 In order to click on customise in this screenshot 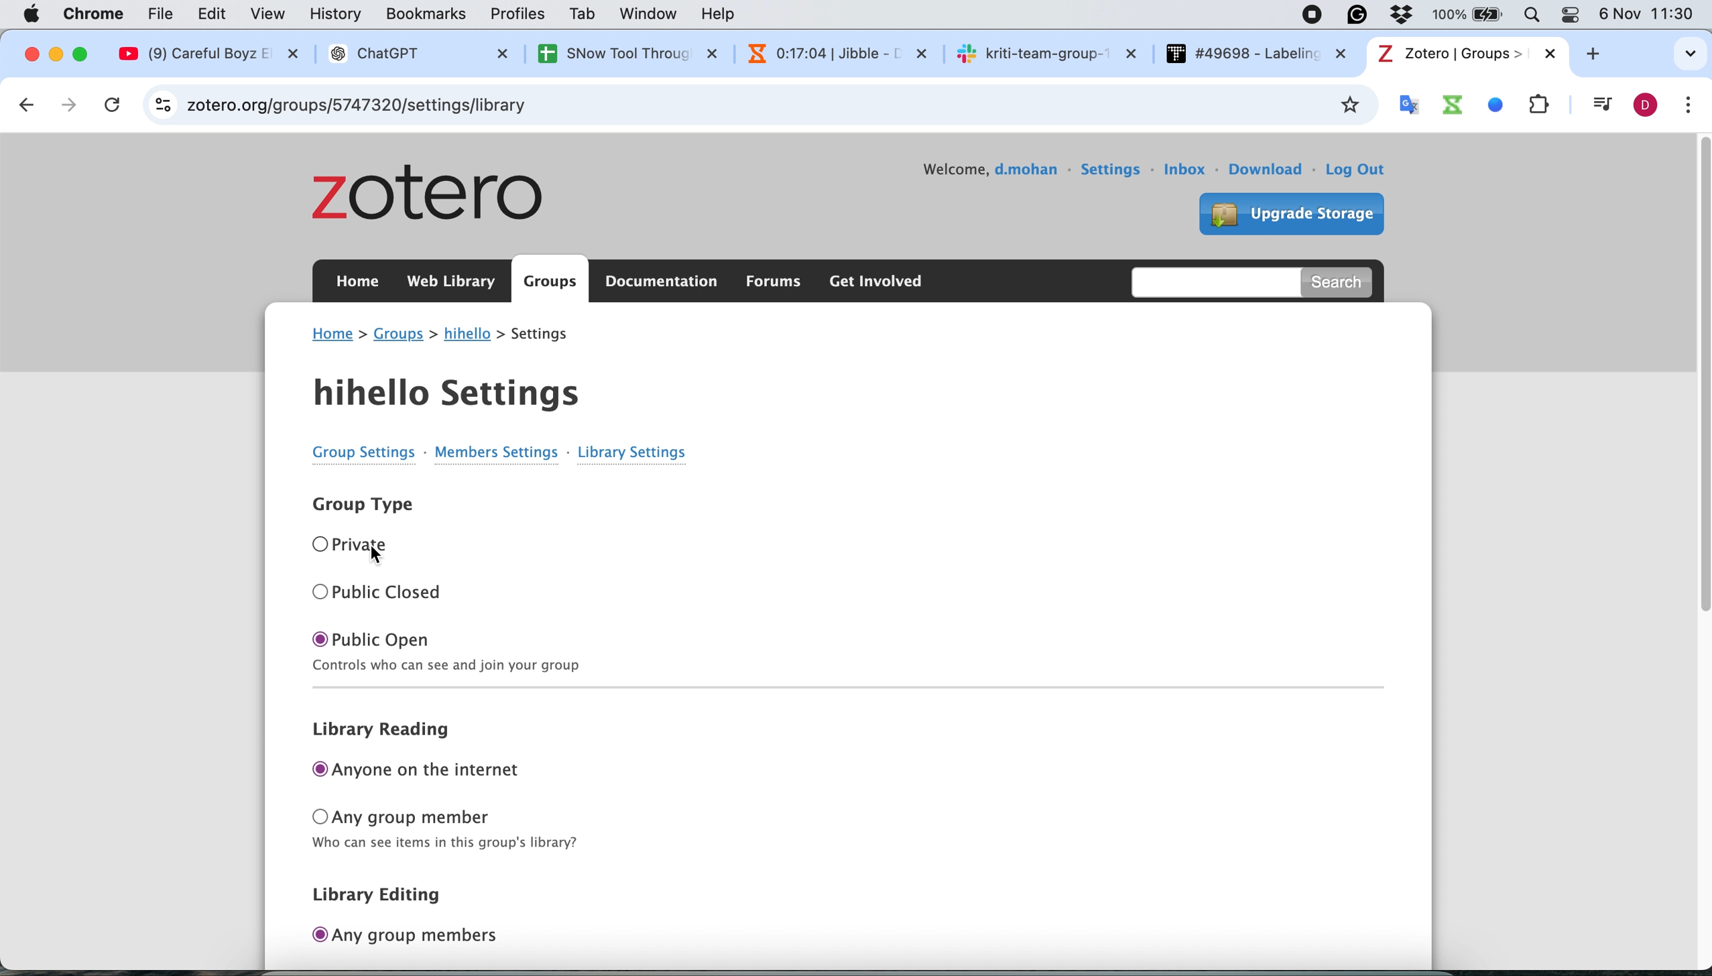, I will do `click(1689, 106)`.